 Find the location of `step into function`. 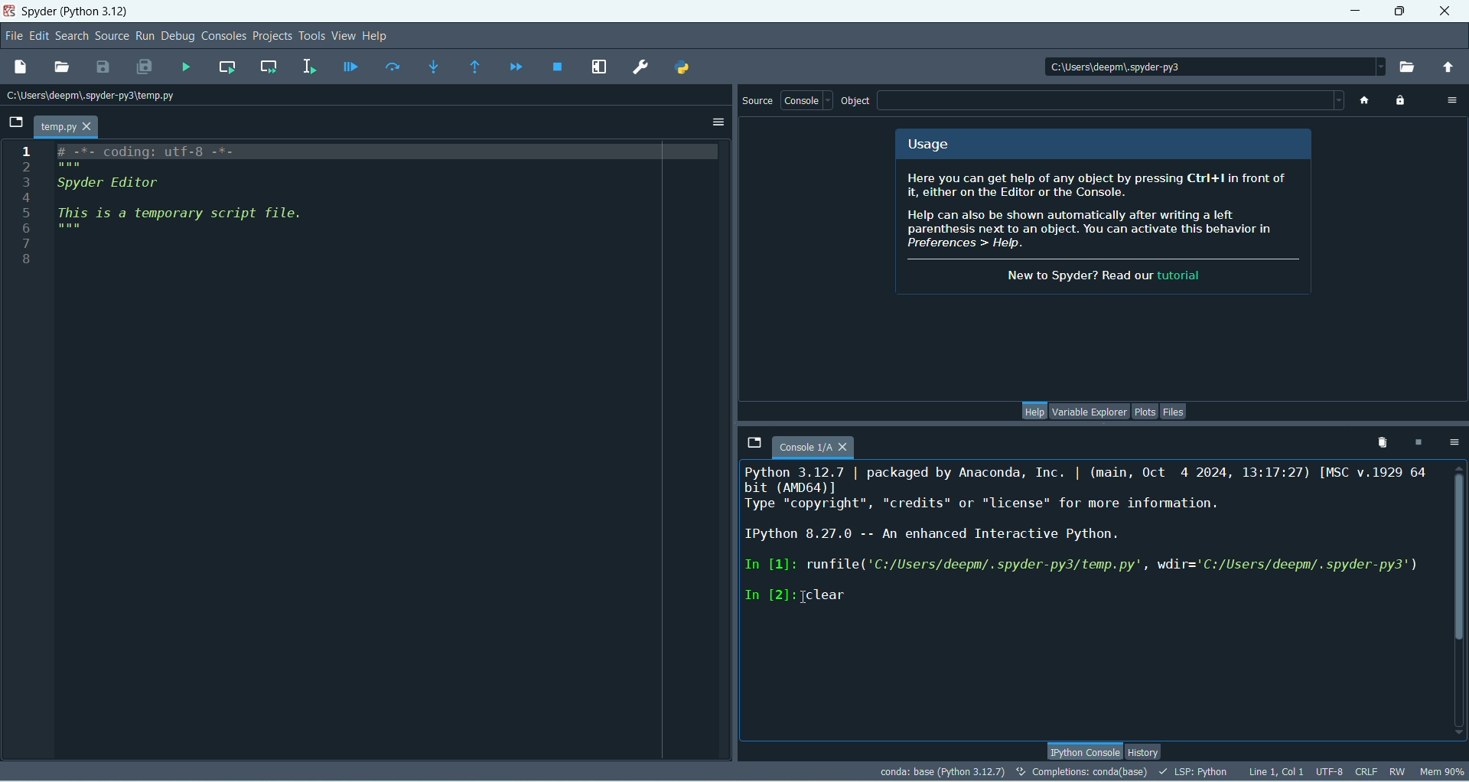

step into function is located at coordinates (434, 67).